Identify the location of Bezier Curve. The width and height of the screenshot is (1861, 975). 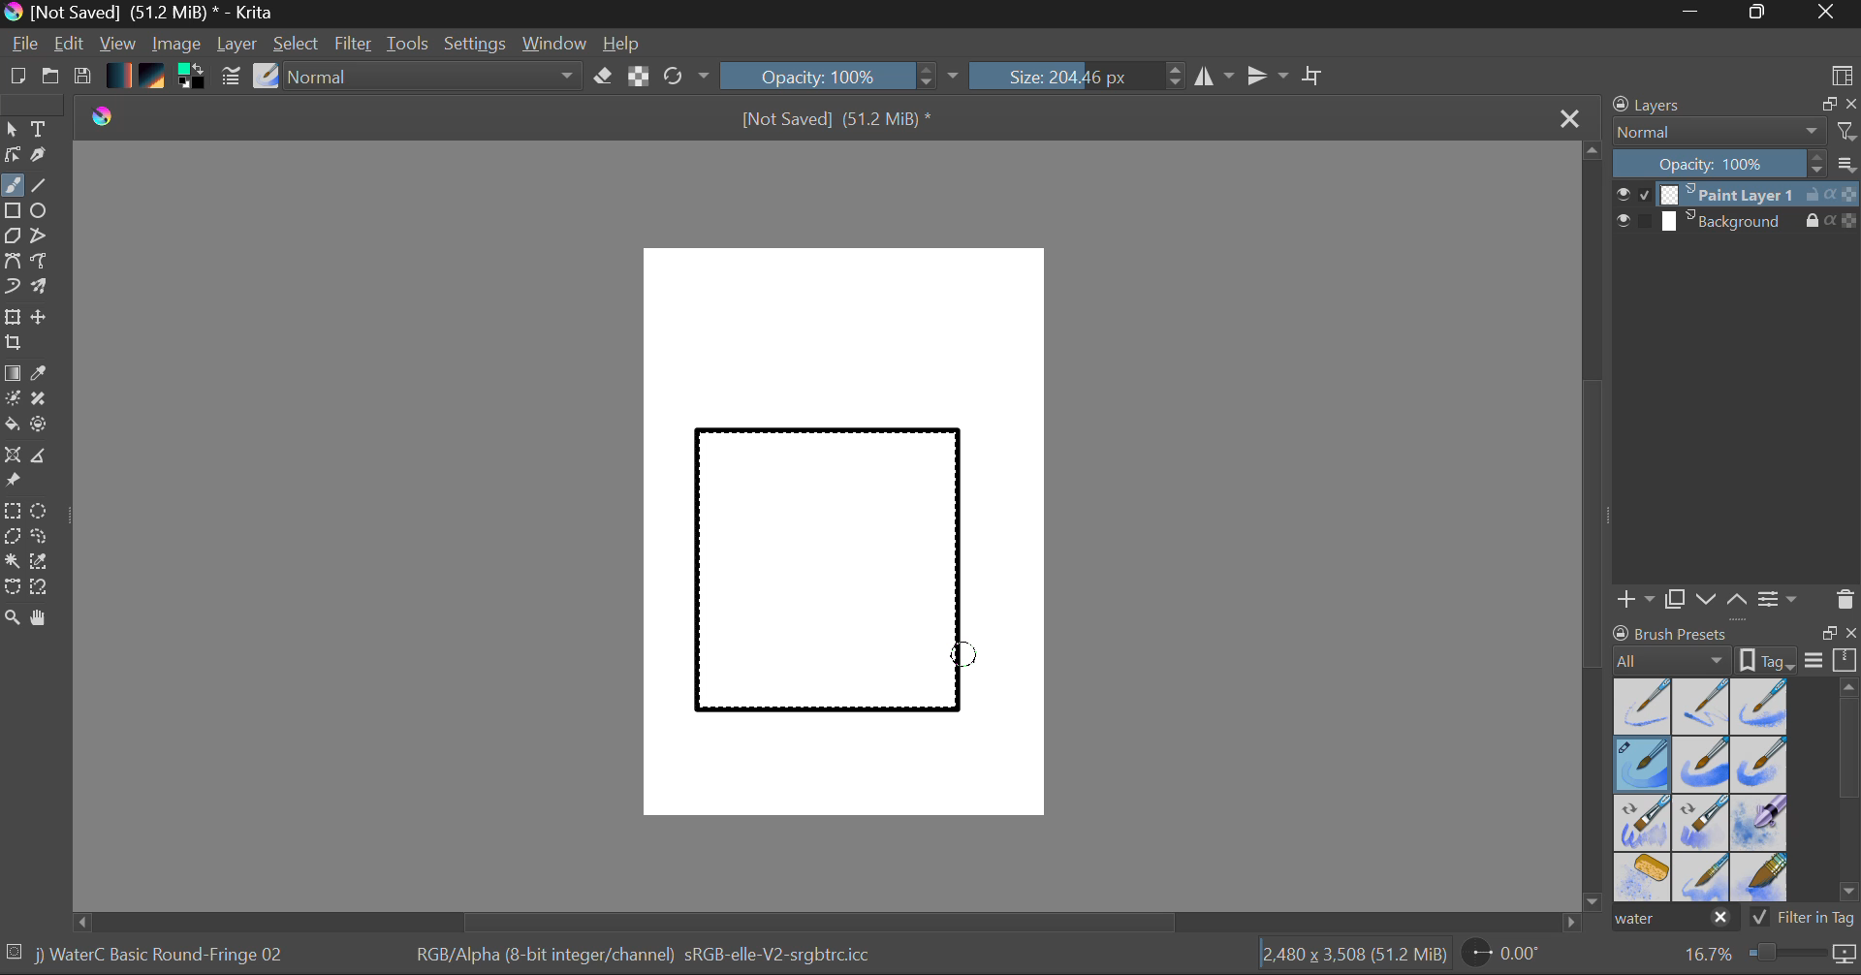
(12, 262).